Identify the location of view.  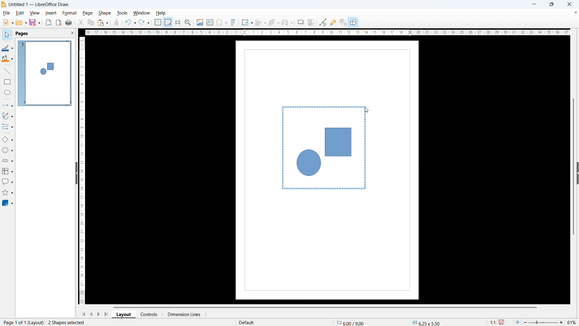
(35, 13).